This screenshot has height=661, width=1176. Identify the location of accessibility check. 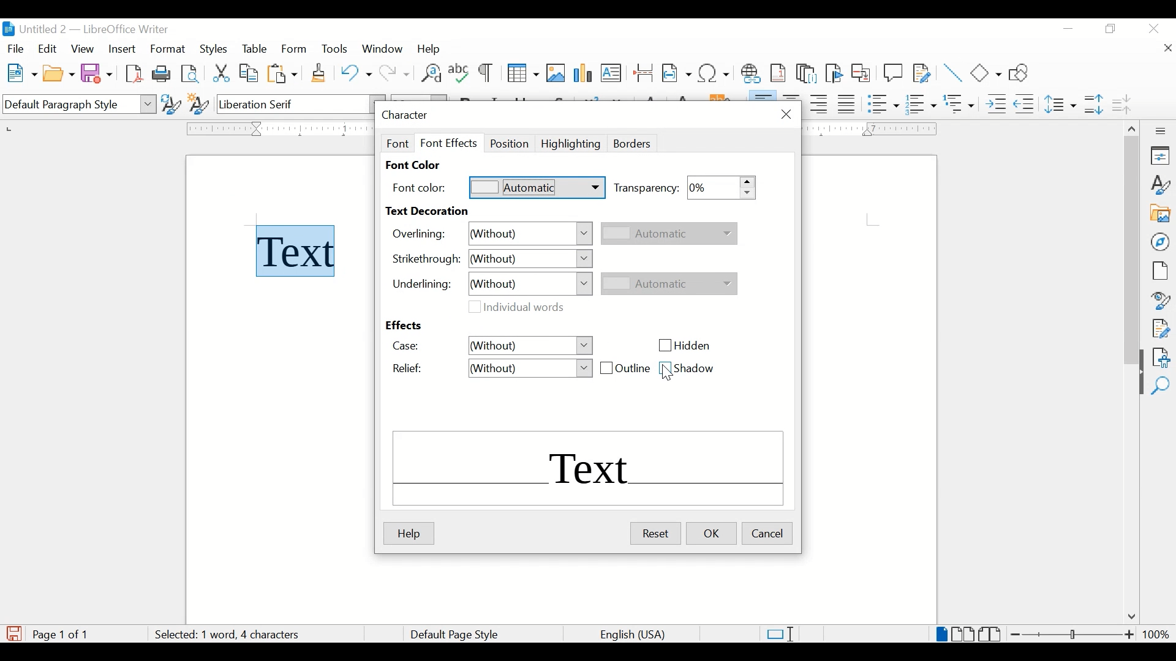
(1161, 357).